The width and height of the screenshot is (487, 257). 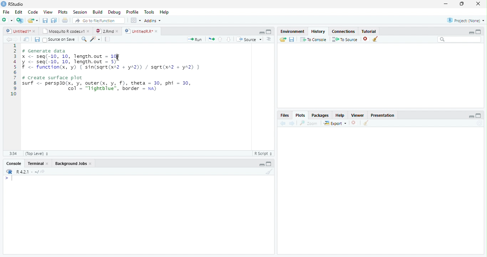 I want to click on RStudio, so click(x=12, y=4).